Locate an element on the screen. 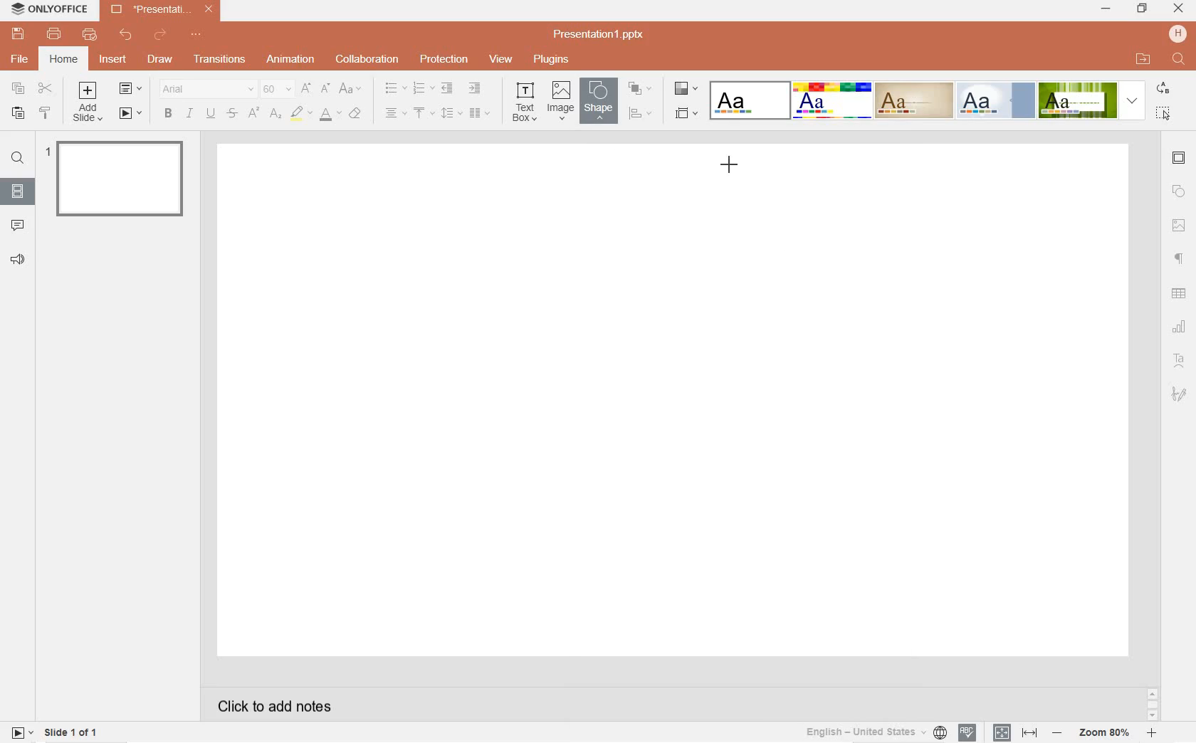 The width and height of the screenshot is (1196, 743). font size: 60 is located at coordinates (276, 90).